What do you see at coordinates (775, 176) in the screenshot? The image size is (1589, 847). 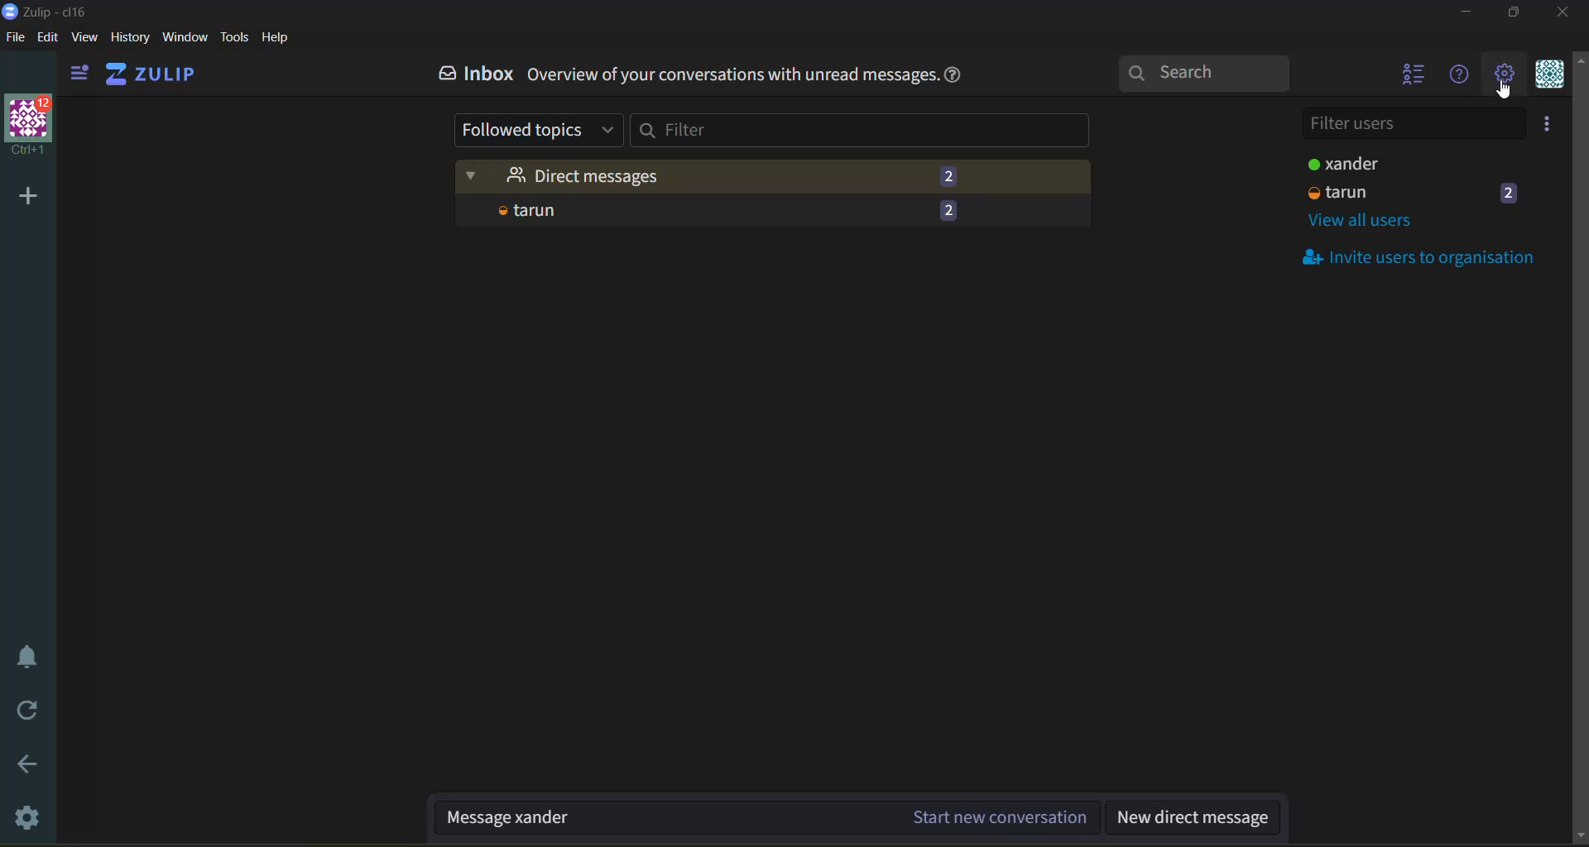 I see `direct messages (2)` at bounding box center [775, 176].